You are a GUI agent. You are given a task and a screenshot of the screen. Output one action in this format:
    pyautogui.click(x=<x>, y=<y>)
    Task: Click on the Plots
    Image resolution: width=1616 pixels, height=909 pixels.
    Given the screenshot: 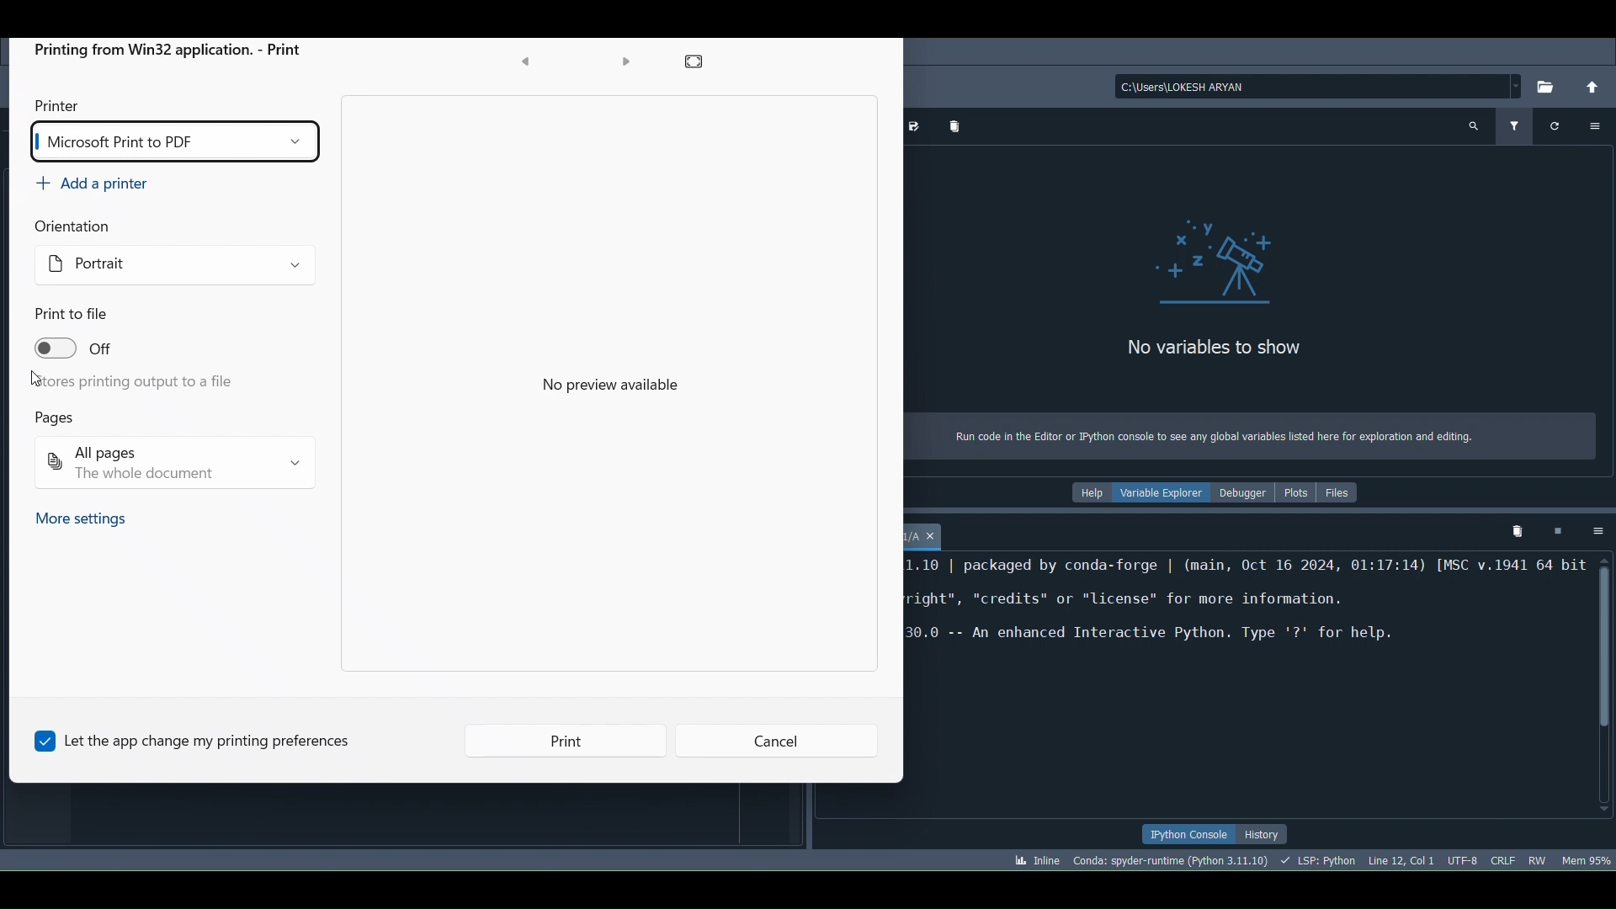 What is the action you would take?
    pyautogui.click(x=1300, y=494)
    